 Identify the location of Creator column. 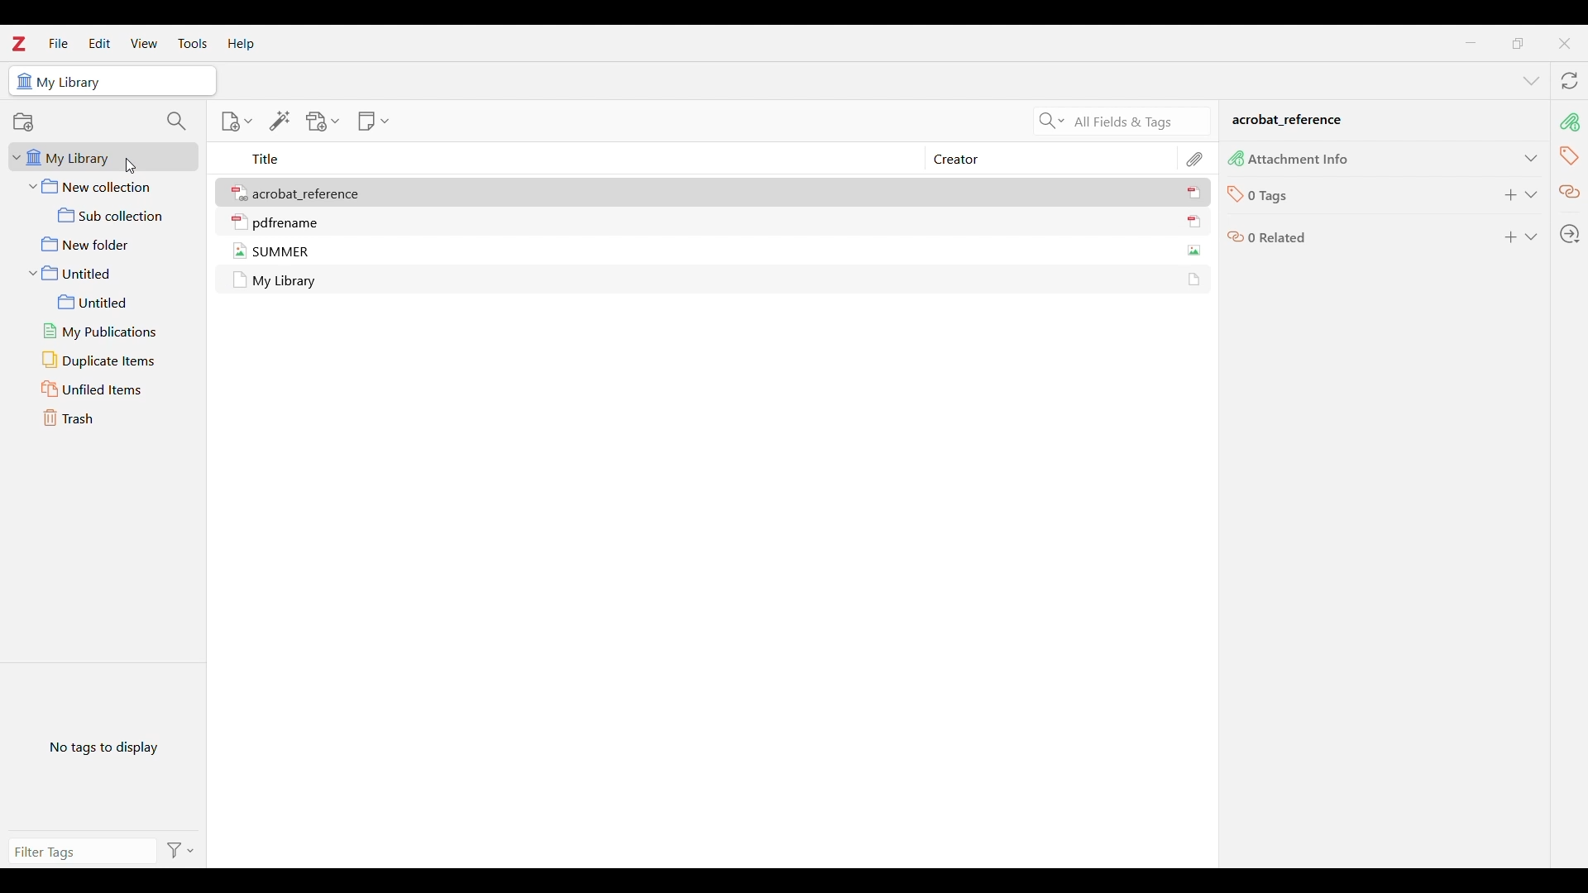
(960, 159).